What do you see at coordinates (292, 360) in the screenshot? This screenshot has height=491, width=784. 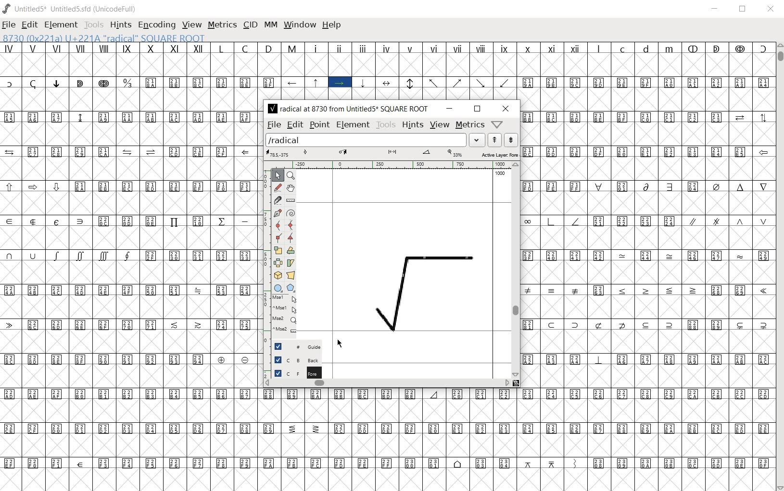 I see `background` at bounding box center [292, 360].